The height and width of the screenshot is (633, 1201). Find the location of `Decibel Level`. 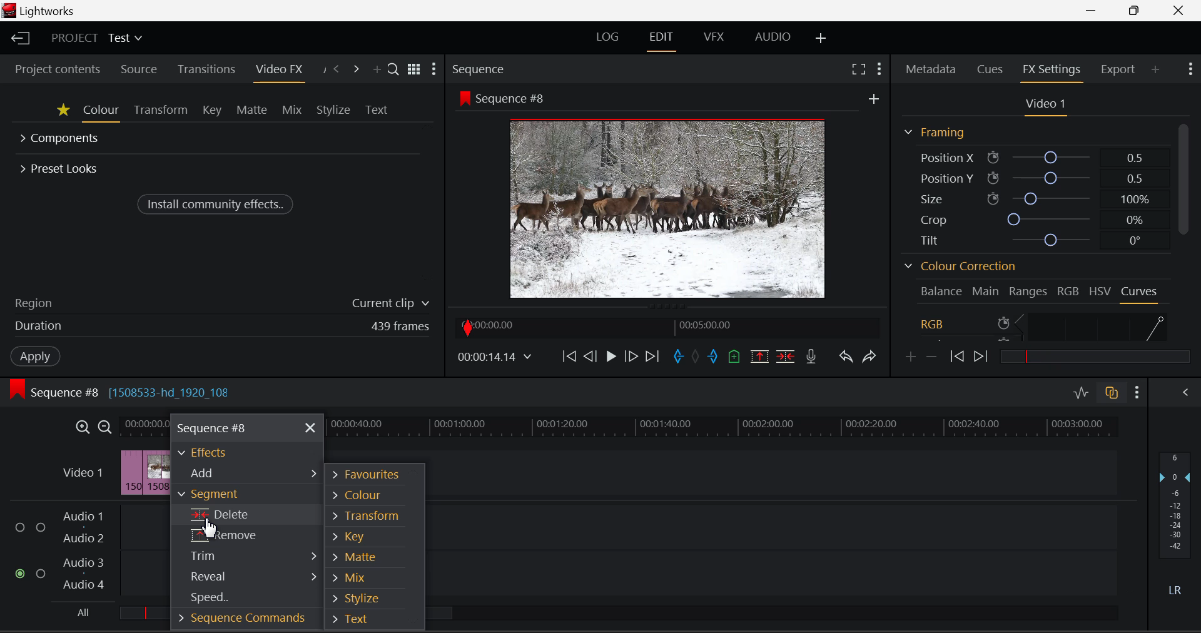

Decibel Level is located at coordinates (1174, 521).